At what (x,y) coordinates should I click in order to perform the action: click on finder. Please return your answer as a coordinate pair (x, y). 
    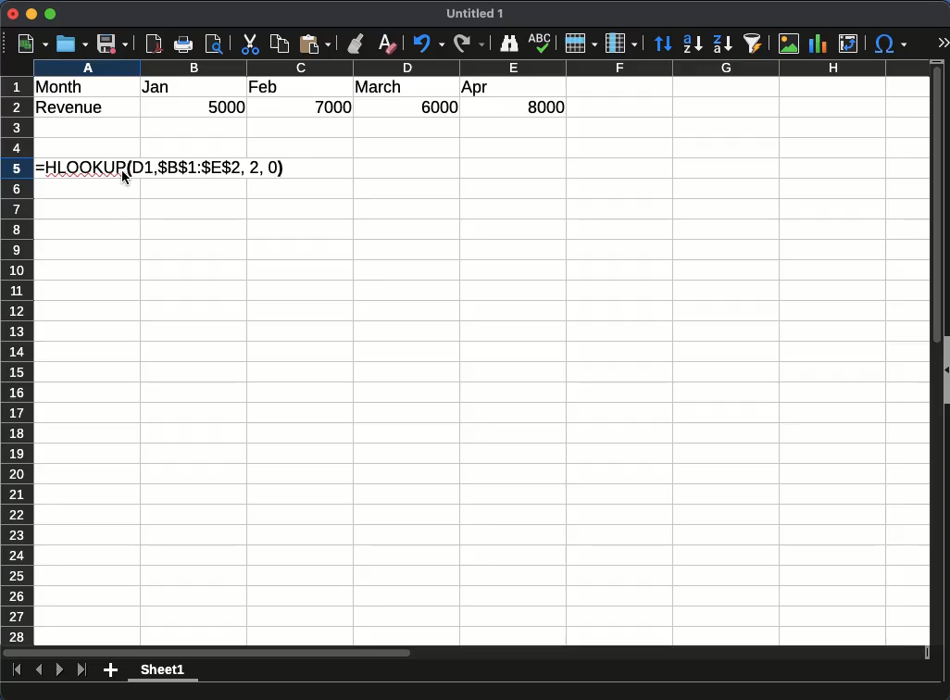
    Looking at the image, I should click on (507, 44).